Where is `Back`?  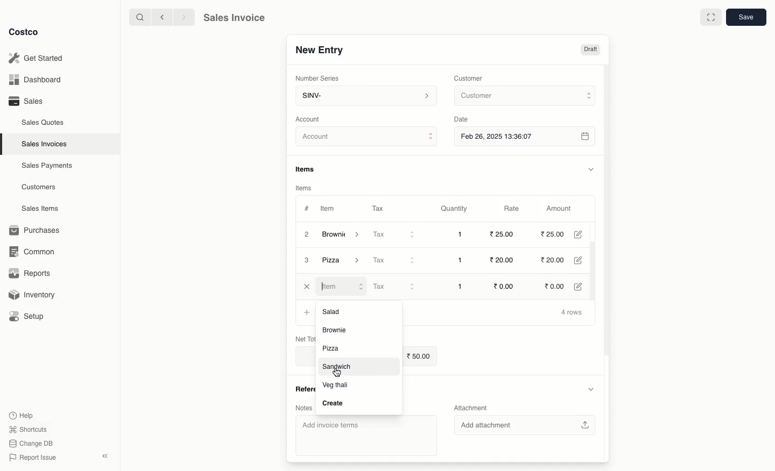 Back is located at coordinates (161, 17).